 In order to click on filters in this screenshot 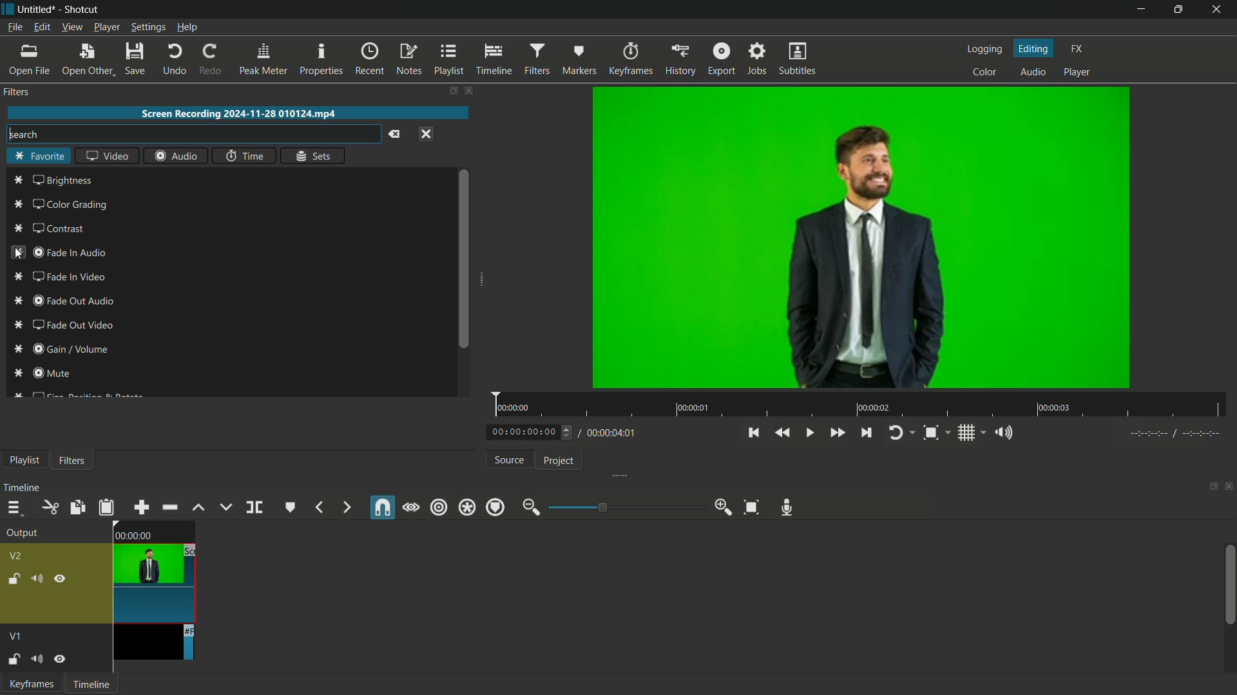, I will do `click(536, 60)`.